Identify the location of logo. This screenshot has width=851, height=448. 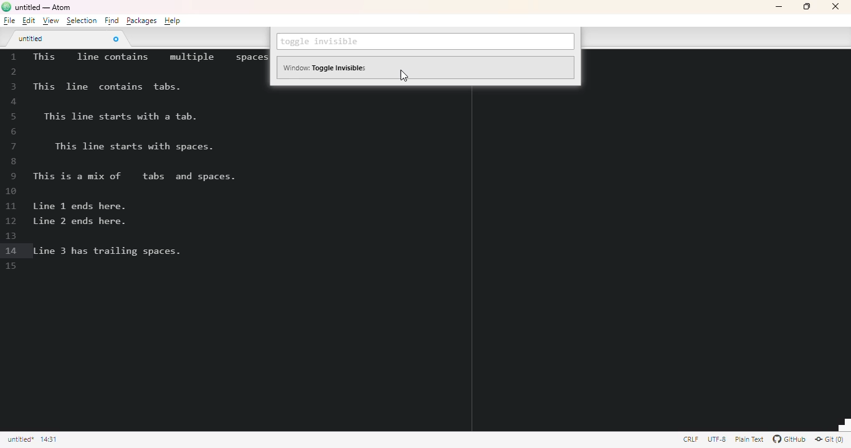
(6, 6).